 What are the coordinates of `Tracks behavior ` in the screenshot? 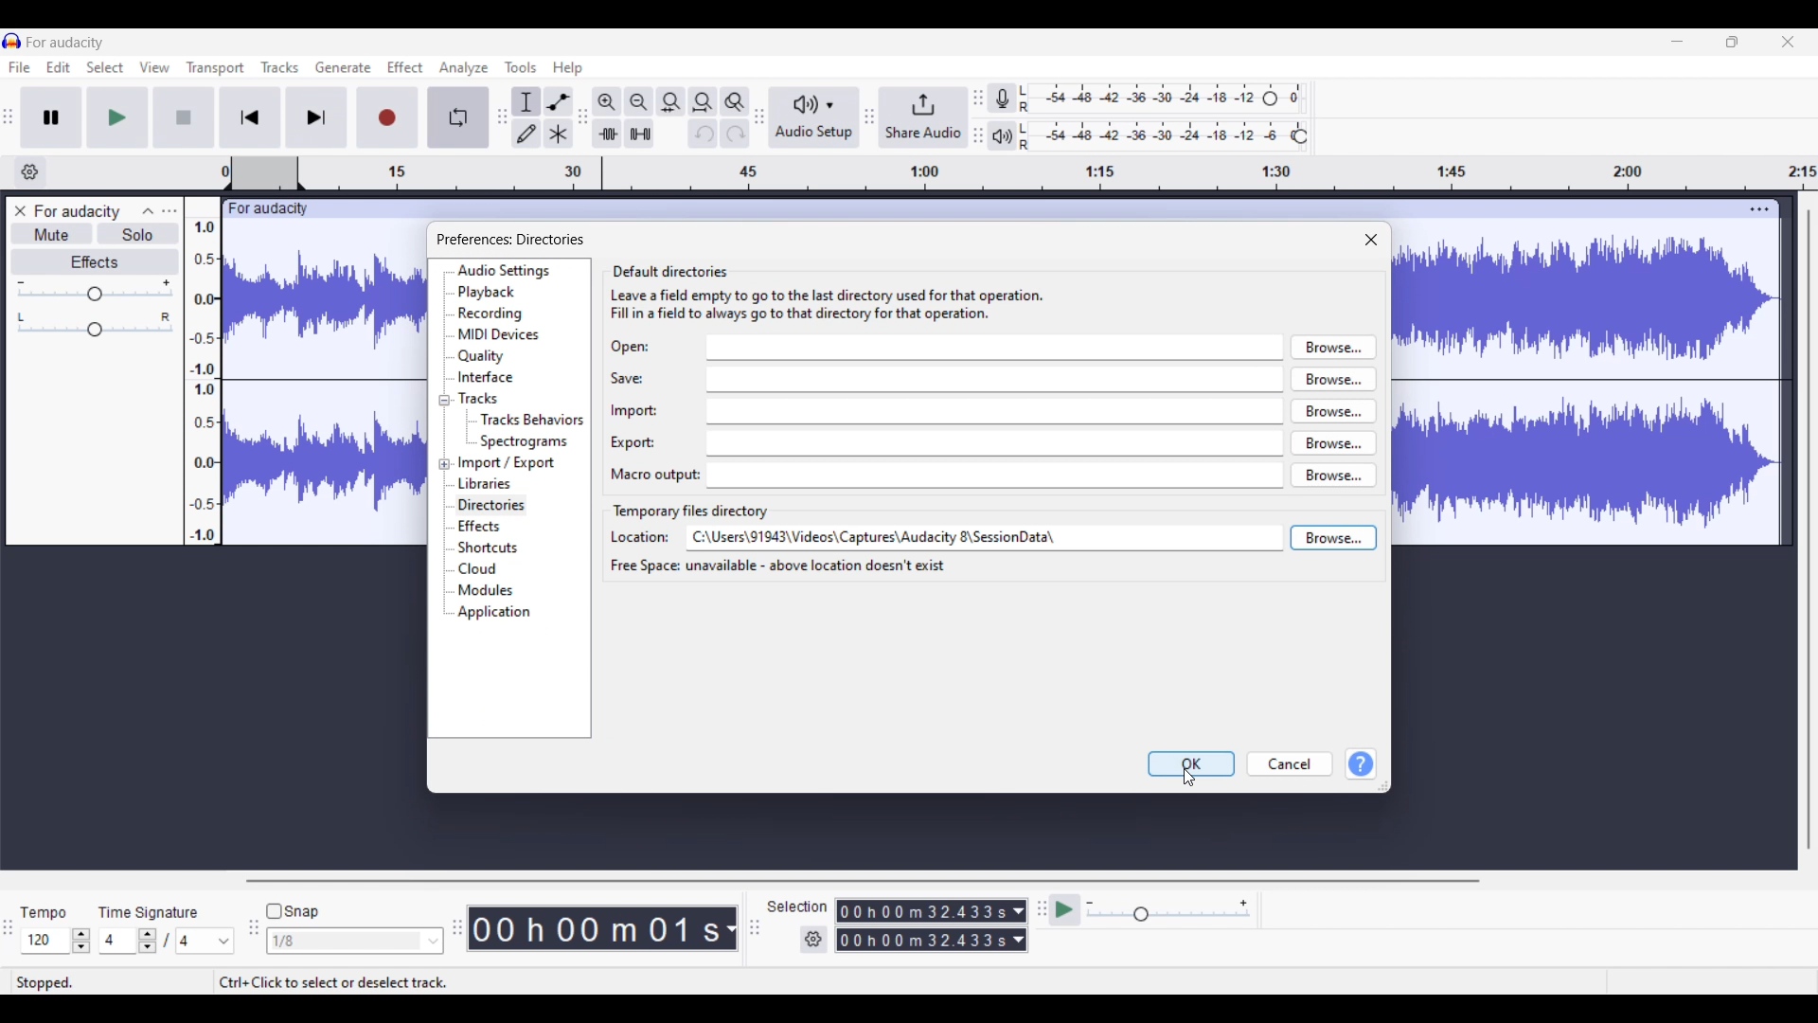 It's located at (533, 420).